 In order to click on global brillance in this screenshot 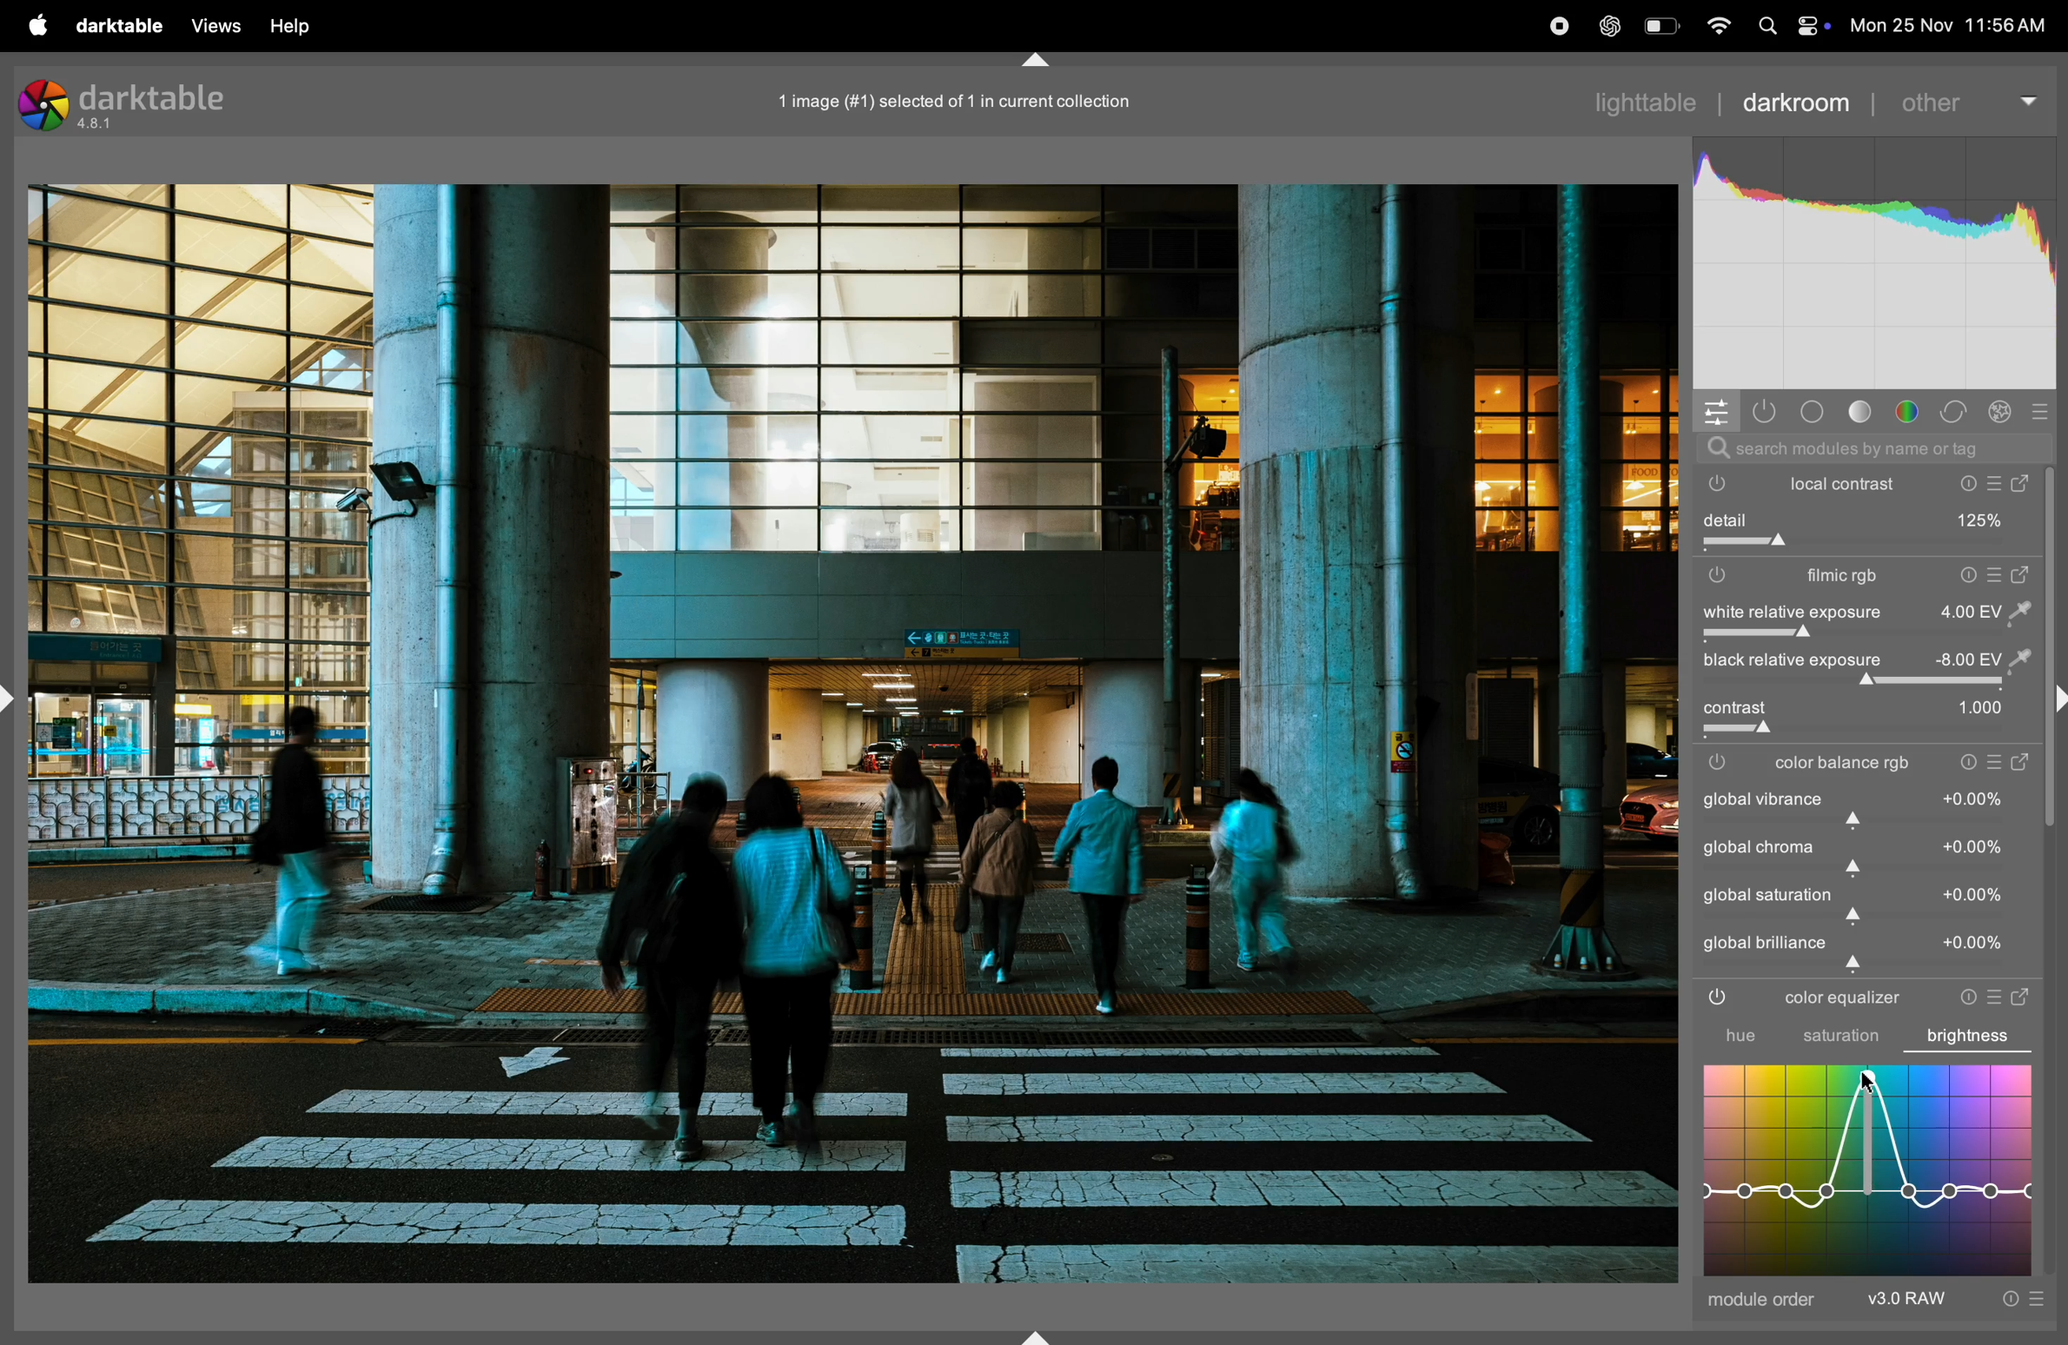, I will do `click(1766, 943)`.